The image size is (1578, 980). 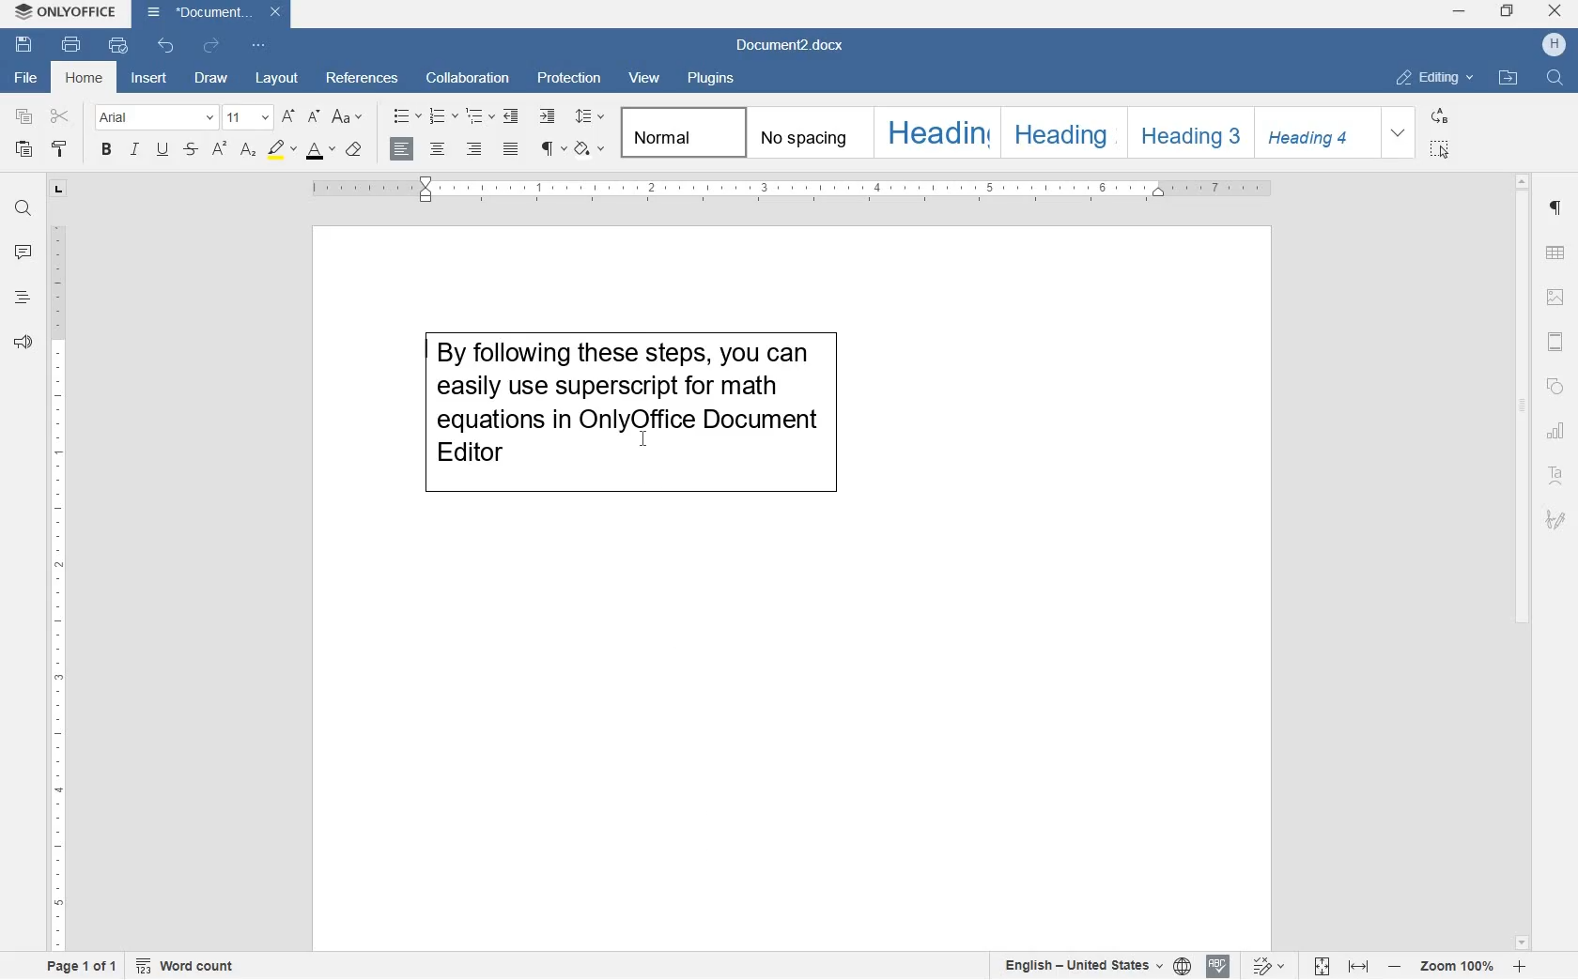 I want to click on numbering, so click(x=445, y=115).